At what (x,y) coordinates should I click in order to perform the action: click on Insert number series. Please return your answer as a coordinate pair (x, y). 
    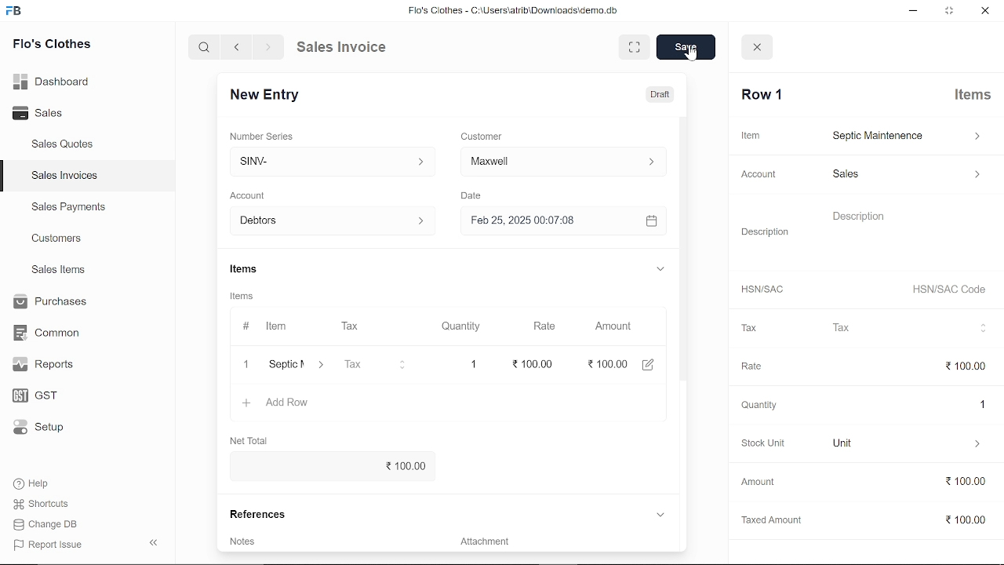
    Looking at the image, I should click on (326, 159).